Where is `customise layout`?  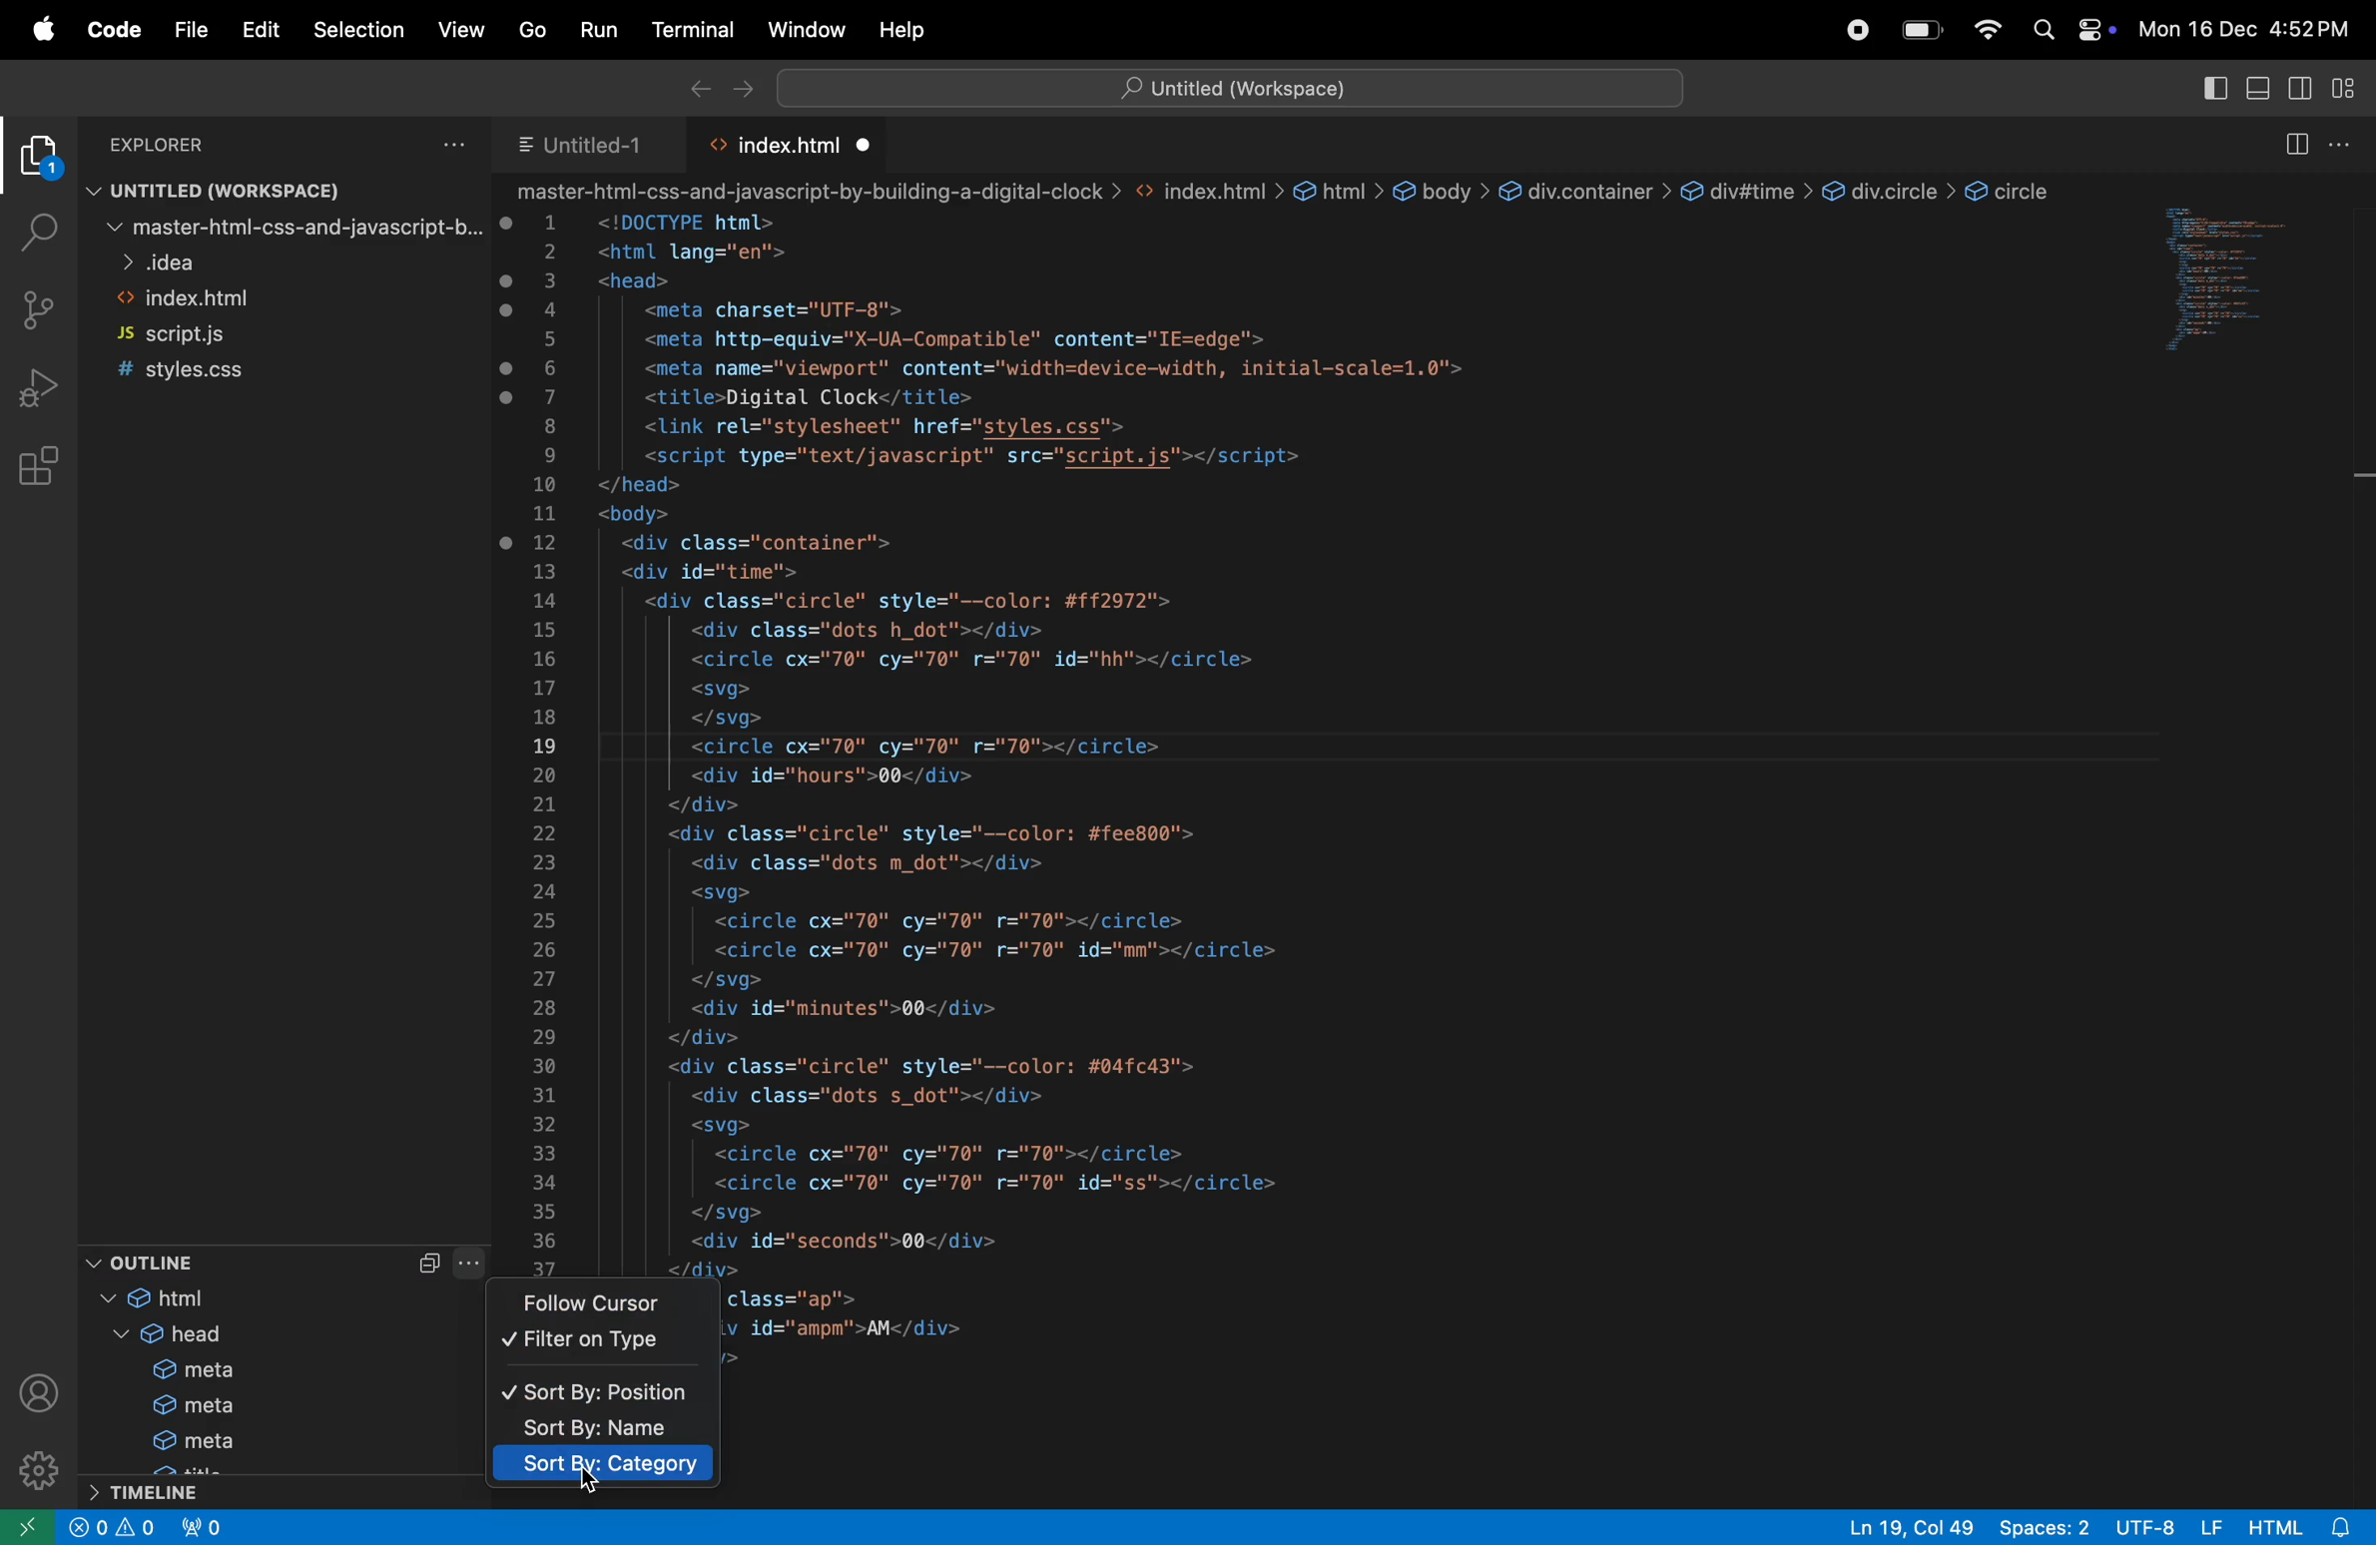 customise layout is located at coordinates (2353, 85).